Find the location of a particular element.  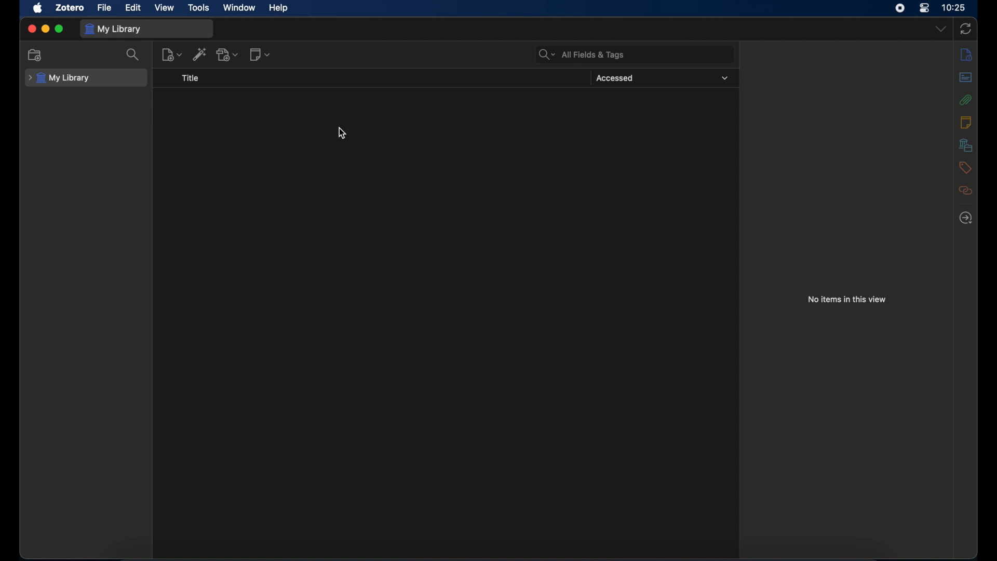

sync is located at coordinates (965, 29).